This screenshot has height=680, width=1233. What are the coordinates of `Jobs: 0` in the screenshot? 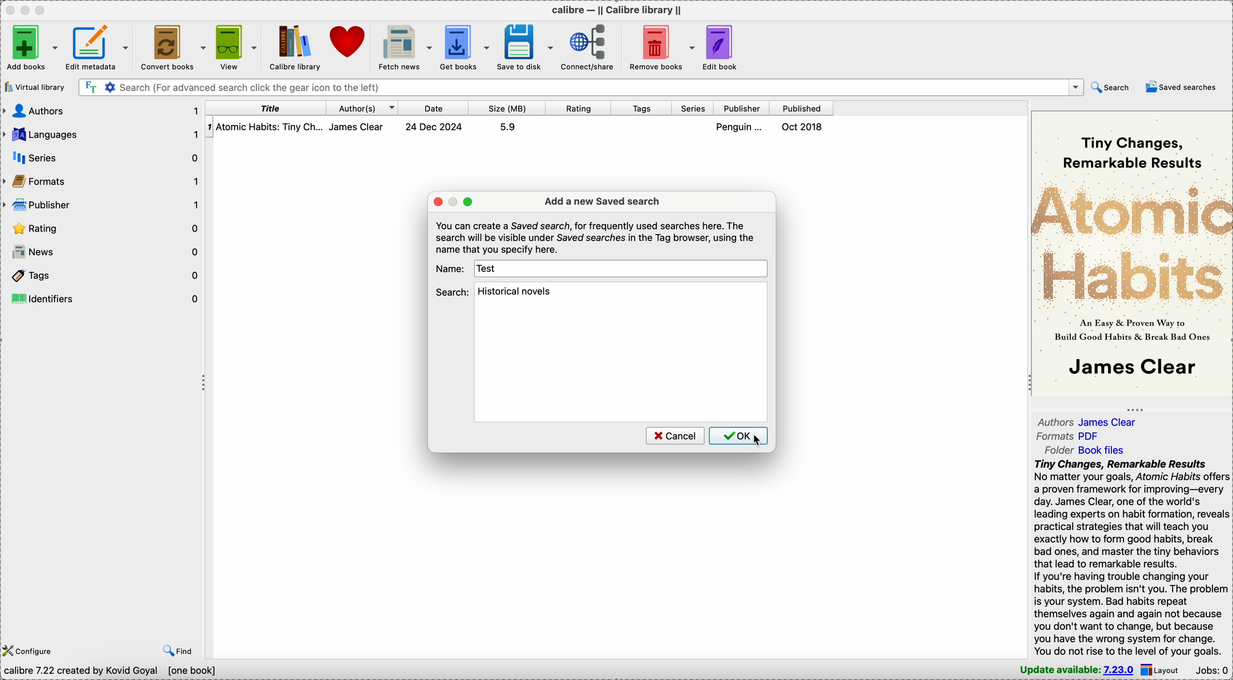 It's located at (1213, 669).